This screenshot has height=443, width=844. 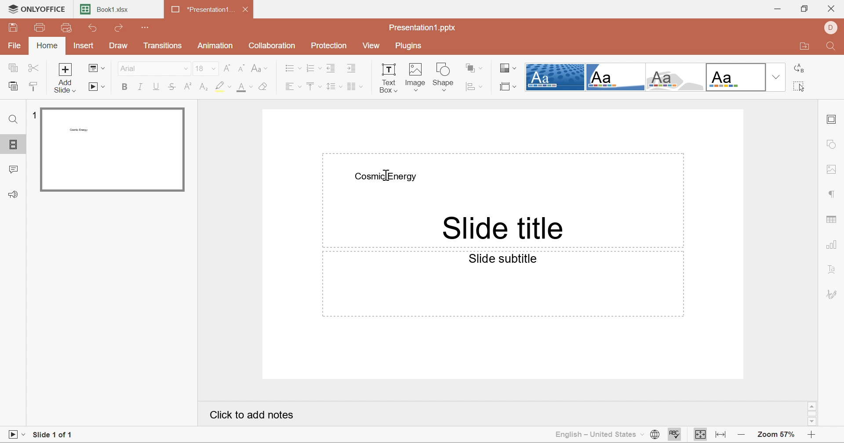 What do you see at coordinates (291, 68) in the screenshot?
I see `Bullets` at bounding box center [291, 68].